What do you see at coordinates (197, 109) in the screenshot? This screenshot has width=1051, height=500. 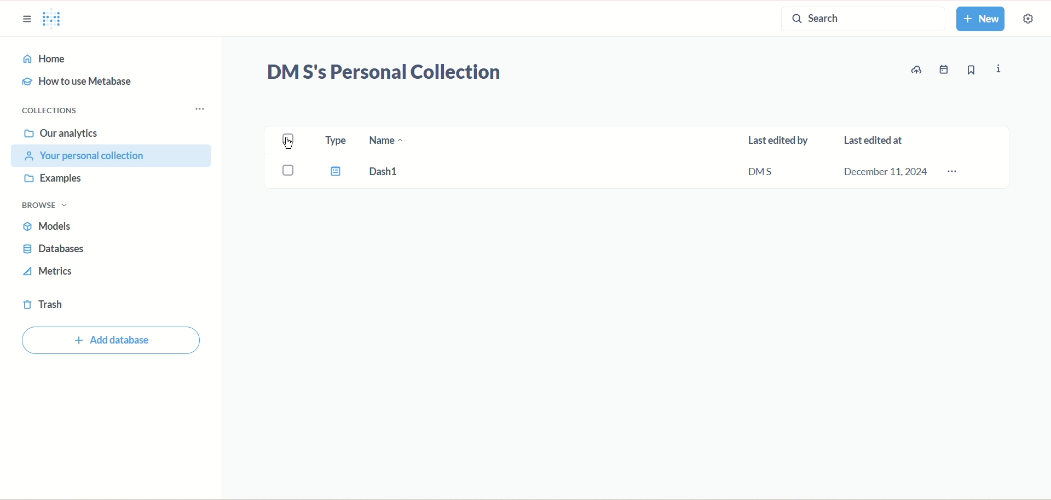 I see `Collections menu` at bounding box center [197, 109].